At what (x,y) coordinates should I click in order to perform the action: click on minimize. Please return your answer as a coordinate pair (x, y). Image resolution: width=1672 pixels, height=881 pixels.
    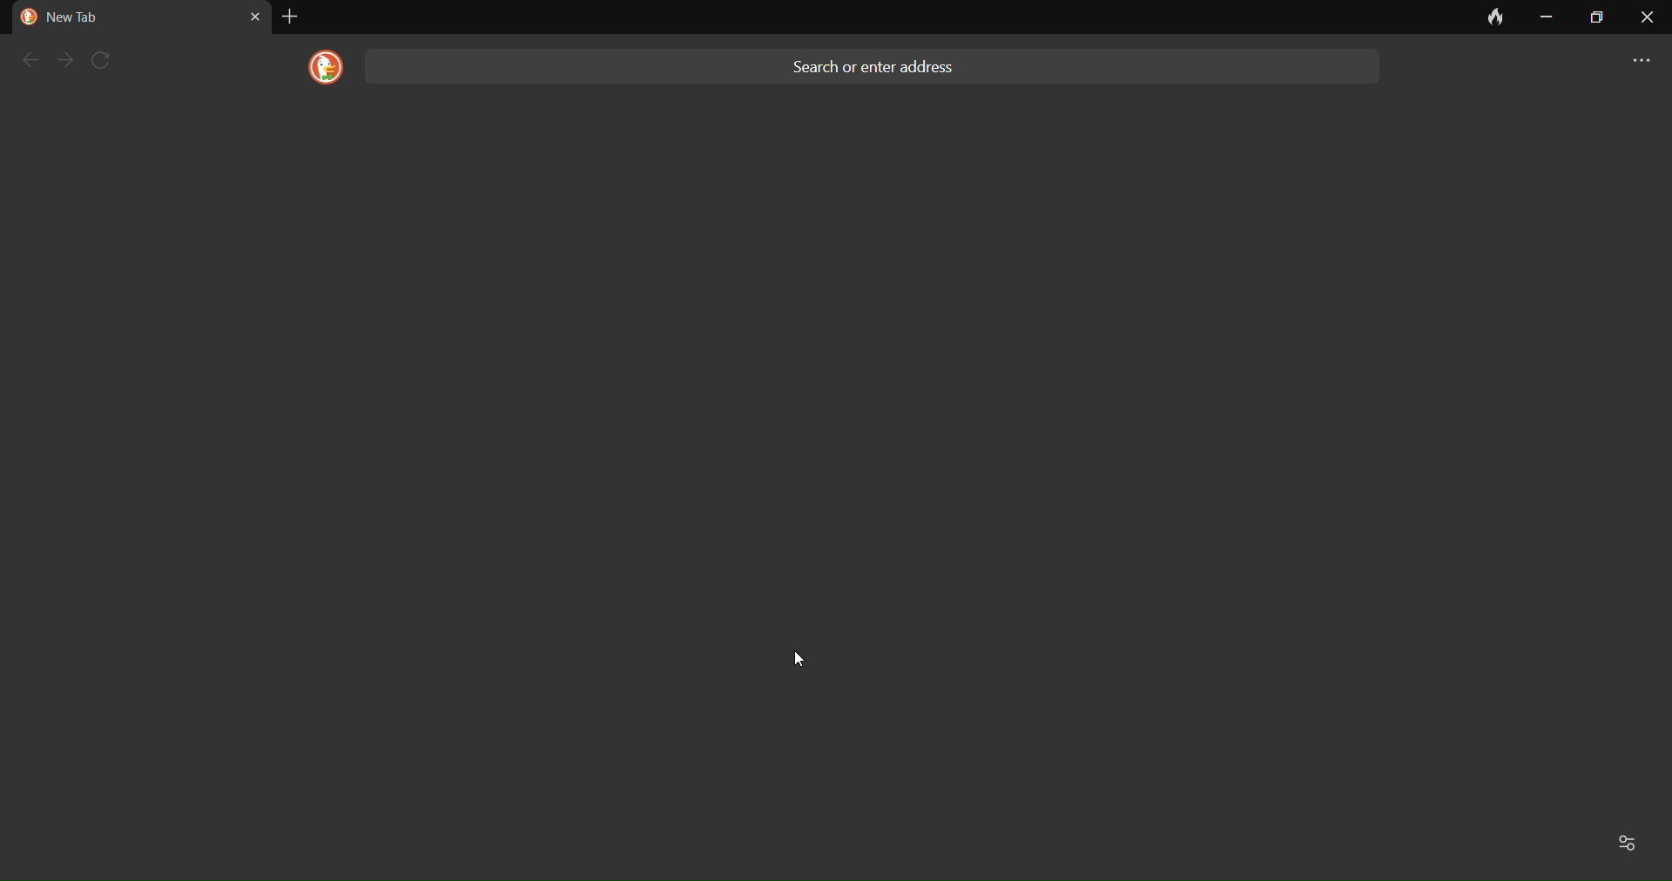
    Looking at the image, I should click on (1545, 17).